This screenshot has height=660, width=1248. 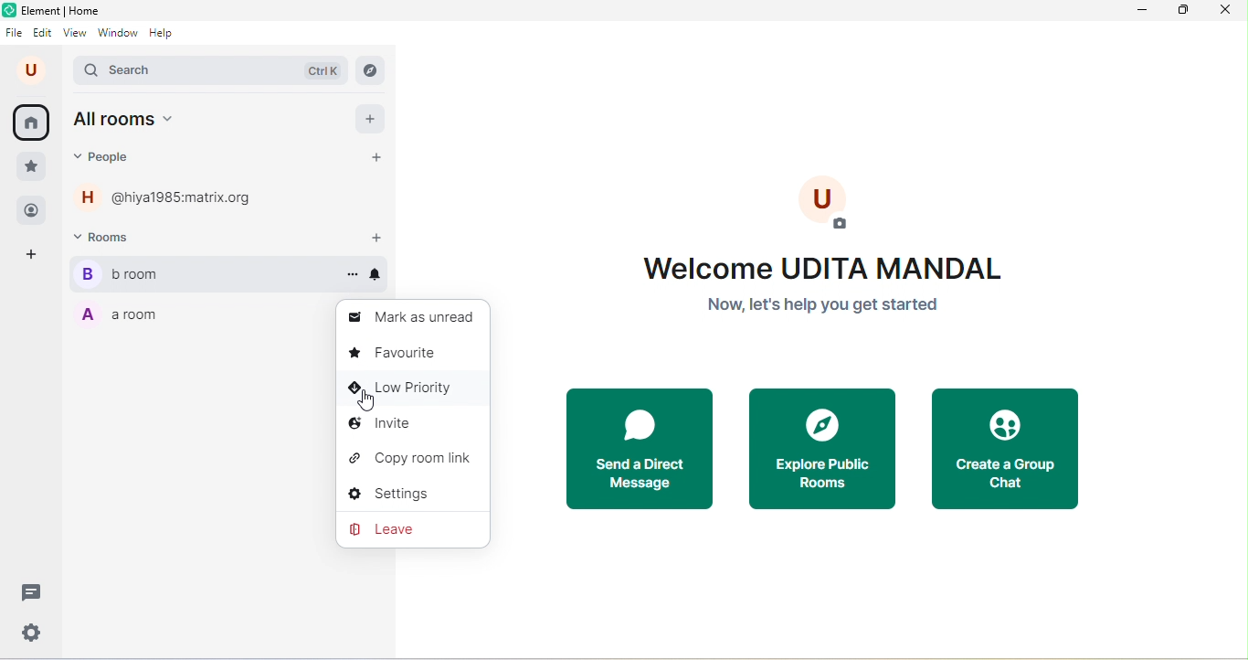 I want to click on people, so click(x=104, y=157).